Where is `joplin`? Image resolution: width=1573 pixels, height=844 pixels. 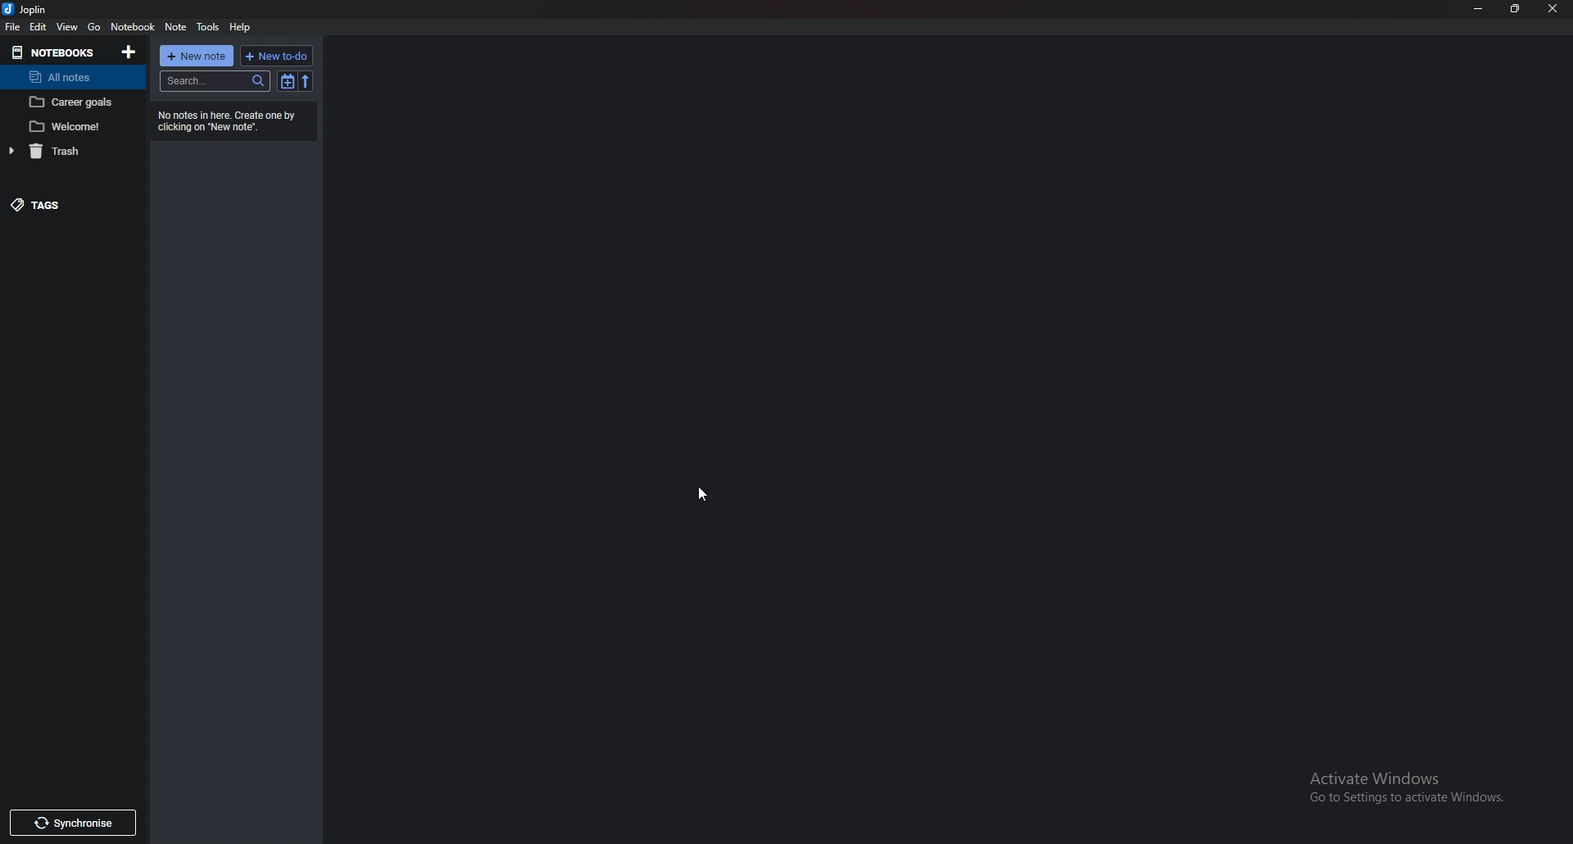
joplin is located at coordinates (28, 10).